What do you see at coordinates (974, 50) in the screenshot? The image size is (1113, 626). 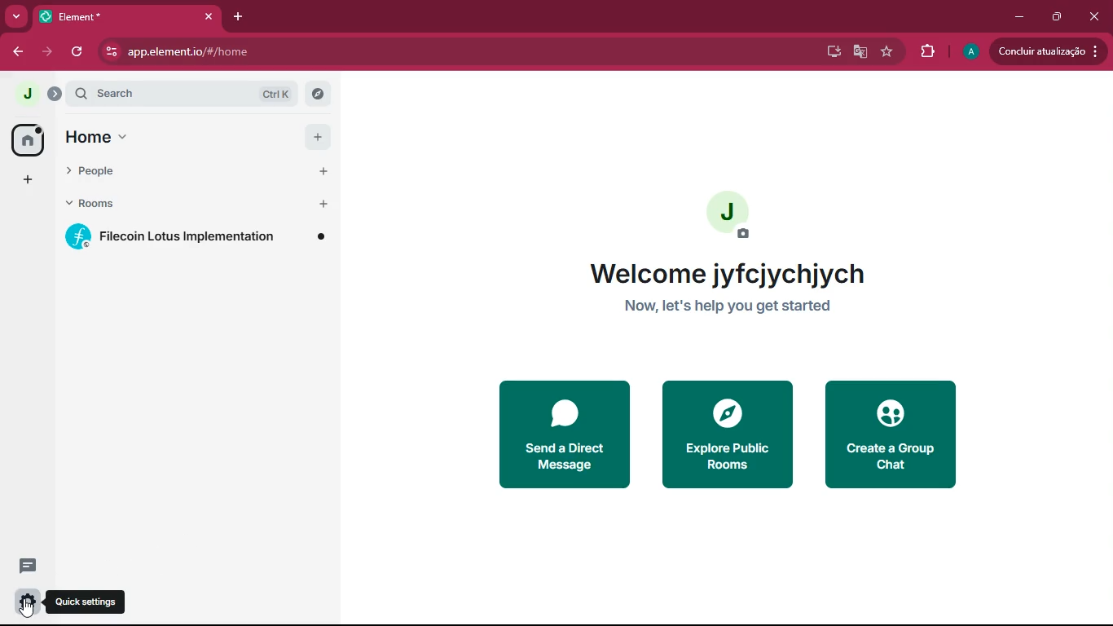 I see `profile picture` at bounding box center [974, 50].